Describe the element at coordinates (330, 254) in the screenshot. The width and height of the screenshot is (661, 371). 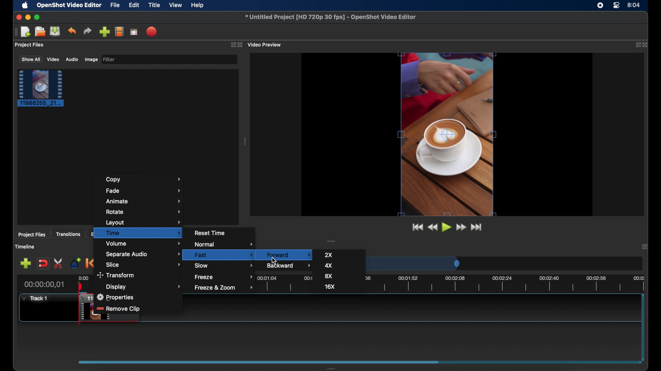
I see `2x` at that location.